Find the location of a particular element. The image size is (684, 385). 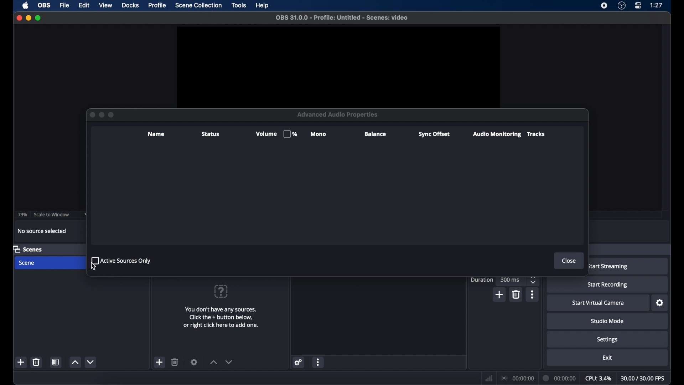

close is located at coordinates (19, 18).